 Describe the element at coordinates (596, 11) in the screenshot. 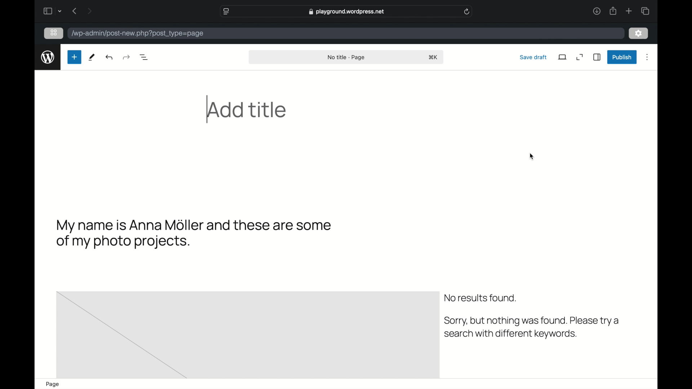

I see `downloads` at that location.